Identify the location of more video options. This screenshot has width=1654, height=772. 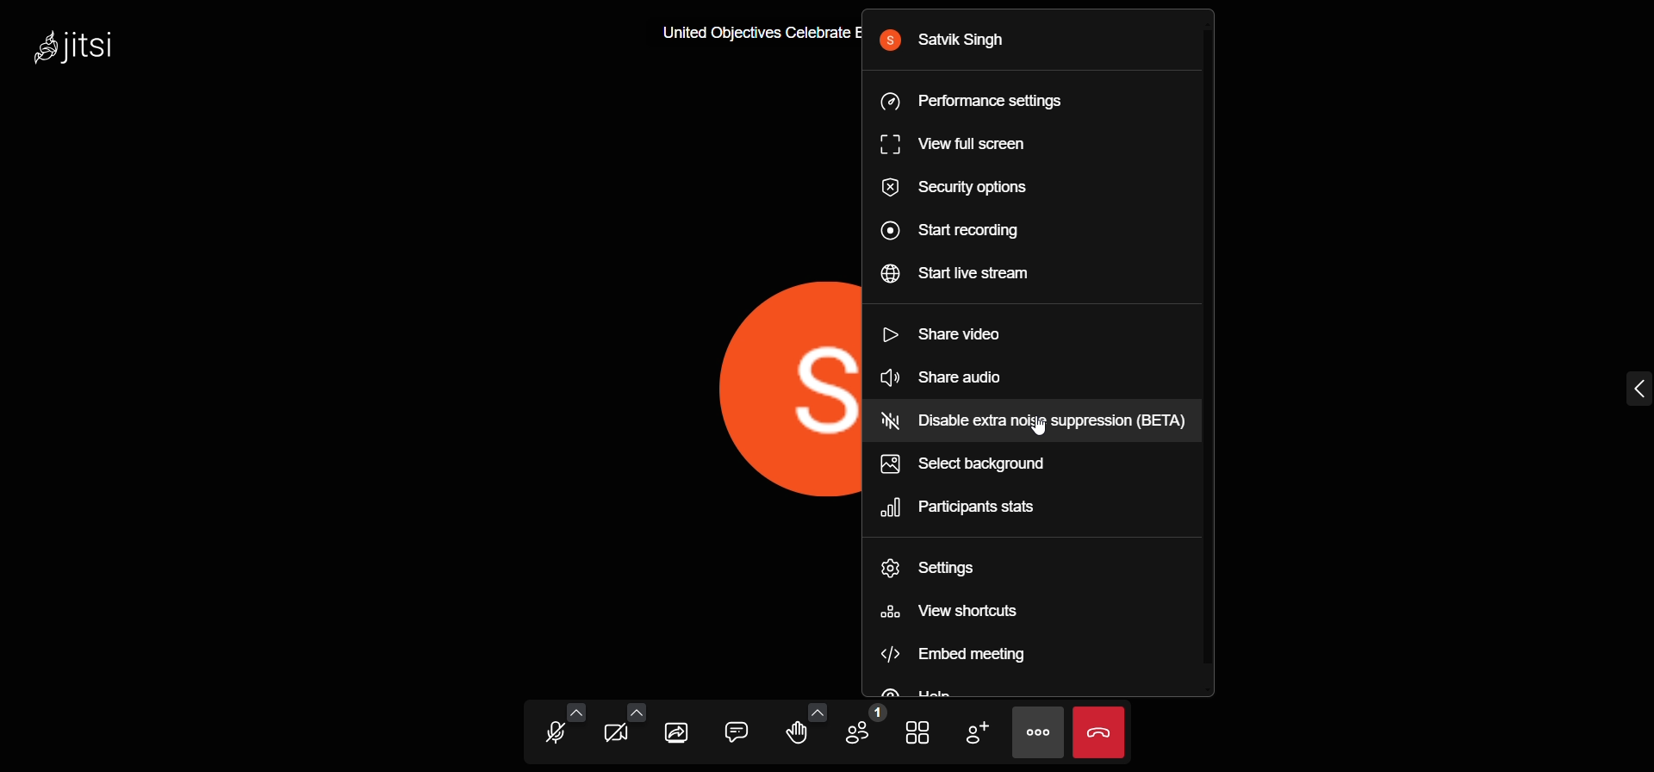
(634, 711).